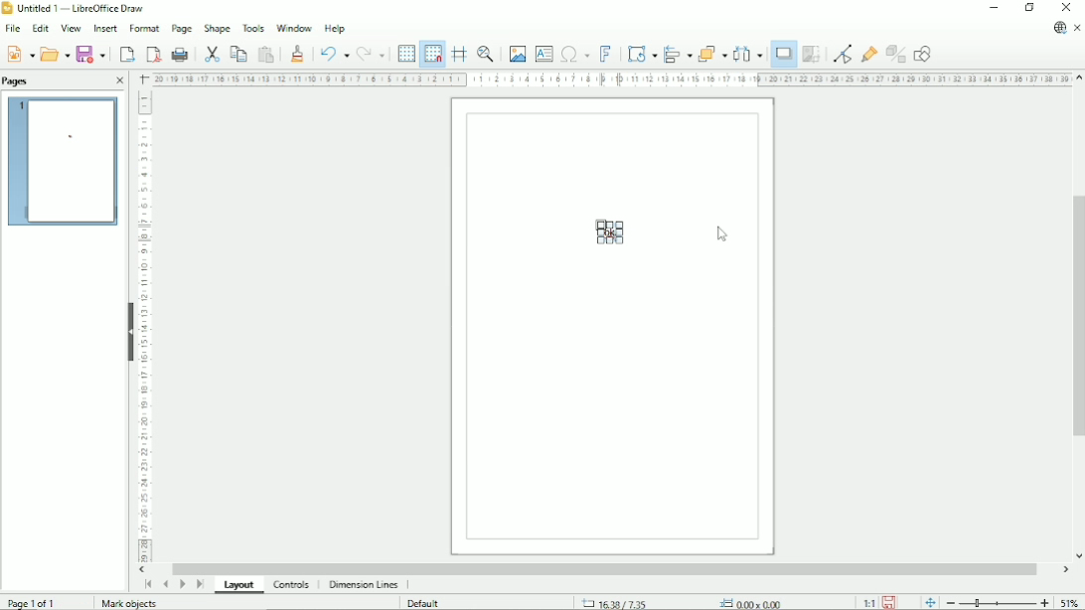 Image resolution: width=1085 pixels, height=610 pixels. I want to click on Close, so click(119, 80).